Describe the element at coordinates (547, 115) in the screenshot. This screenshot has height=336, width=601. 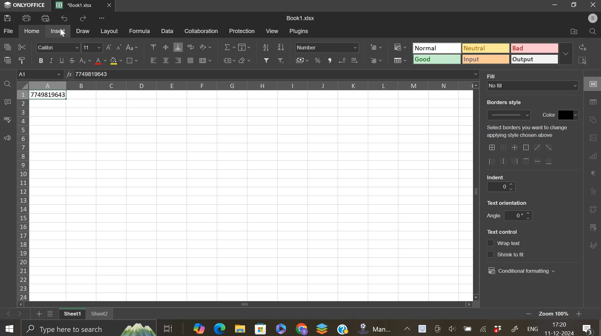
I see `text` at that location.